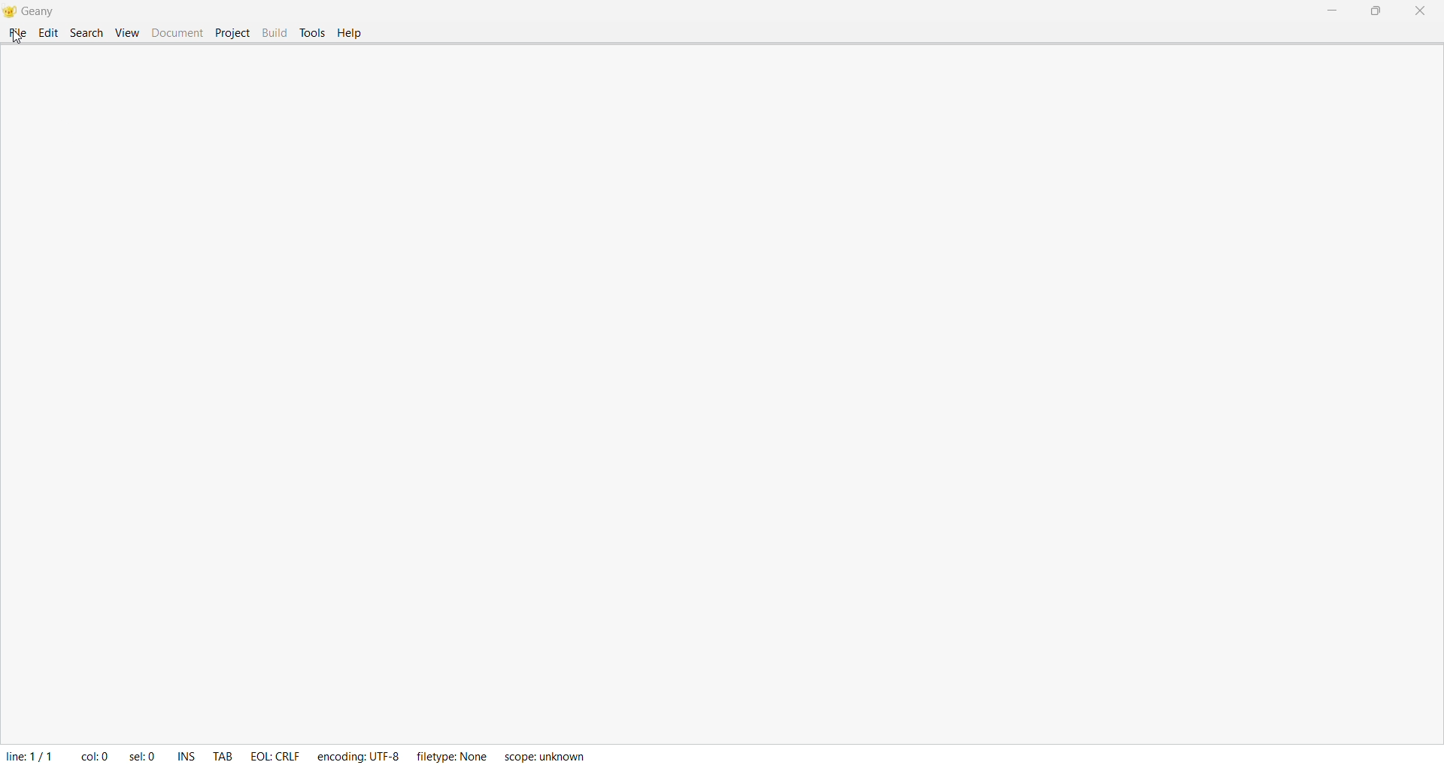 The width and height of the screenshot is (1444, 765). I want to click on TAB, so click(226, 755).